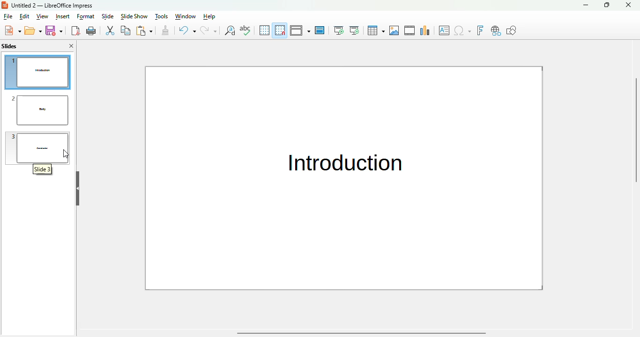 Image resolution: width=640 pixels, height=337 pixels. Describe the element at coordinates (606, 5) in the screenshot. I see `maximize` at that location.